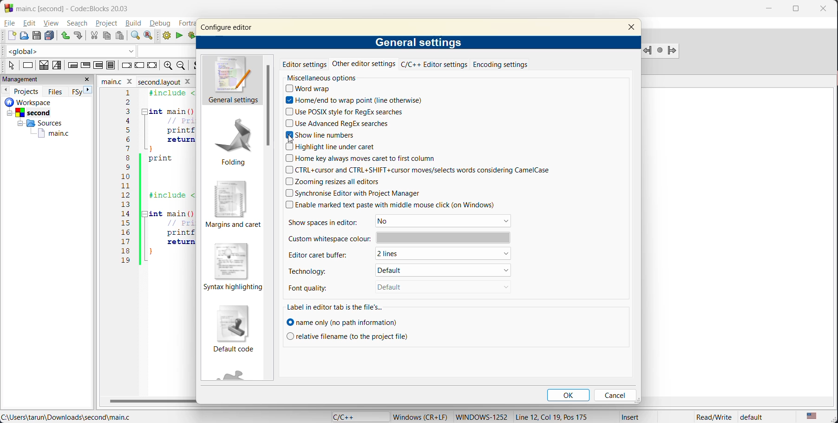  Describe the element at coordinates (231, 265) in the screenshot. I see `syntax highlighting` at that location.